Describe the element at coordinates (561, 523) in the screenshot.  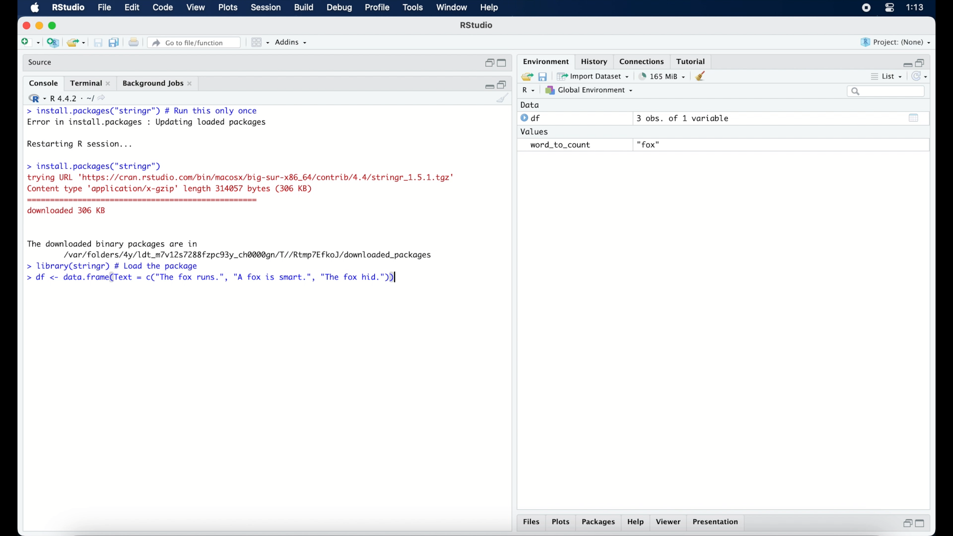
I see `plots` at that location.